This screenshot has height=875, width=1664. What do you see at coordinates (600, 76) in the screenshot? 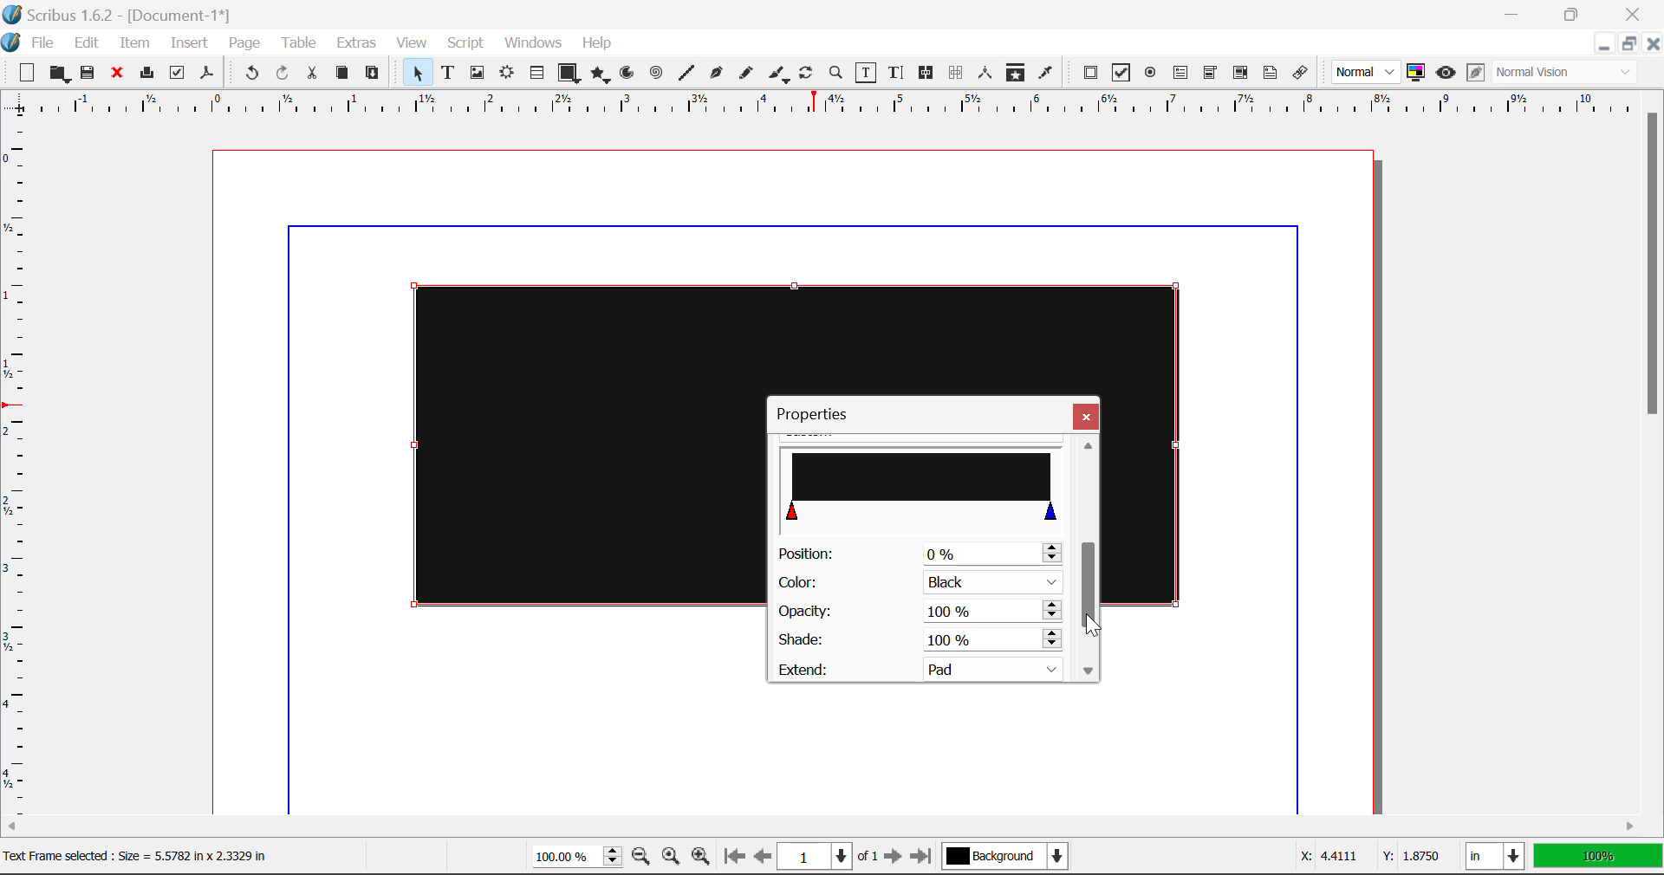
I see `Polygons` at bounding box center [600, 76].